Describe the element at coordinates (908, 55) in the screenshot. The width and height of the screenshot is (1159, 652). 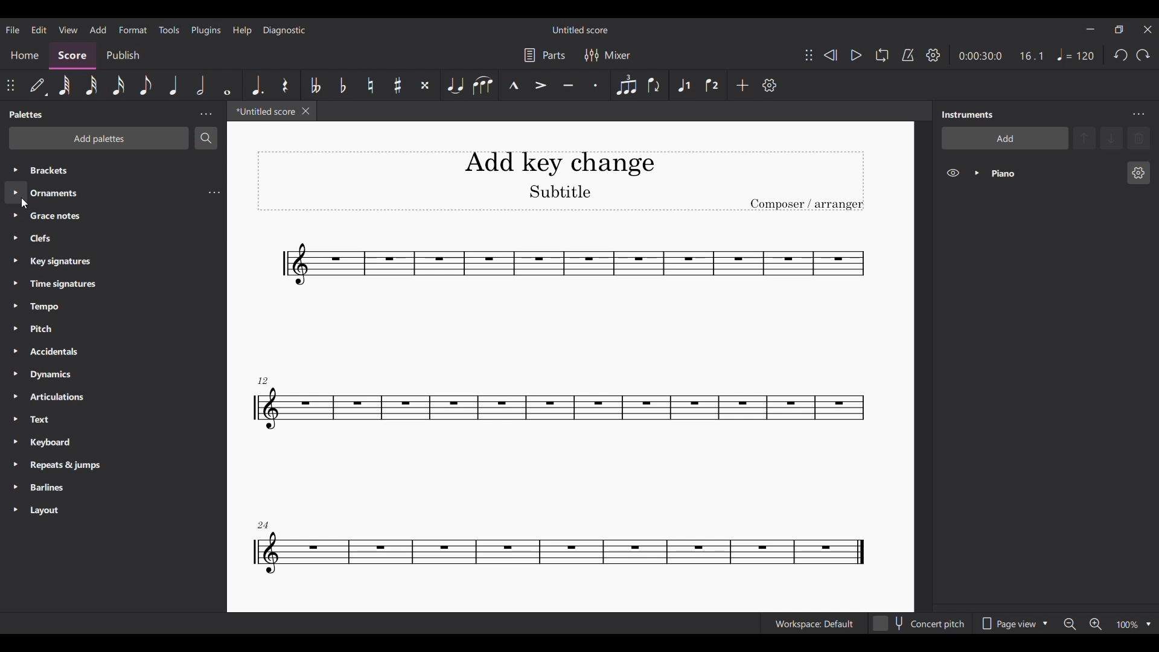
I see `Metronome` at that location.